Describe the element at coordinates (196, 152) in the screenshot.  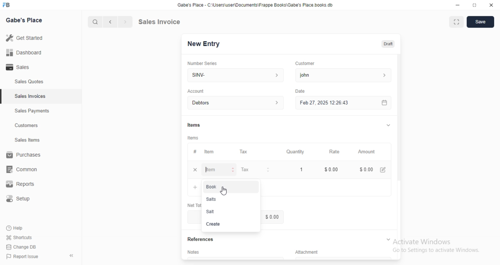
I see `#` at that location.